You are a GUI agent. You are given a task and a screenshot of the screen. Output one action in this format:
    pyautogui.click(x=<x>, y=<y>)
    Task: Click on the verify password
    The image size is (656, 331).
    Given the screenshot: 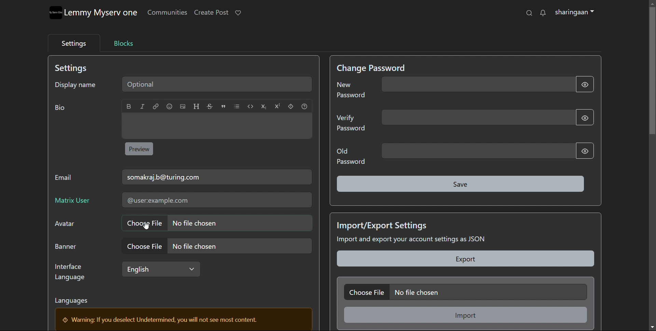 What is the action you would take?
    pyautogui.click(x=477, y=117)
    